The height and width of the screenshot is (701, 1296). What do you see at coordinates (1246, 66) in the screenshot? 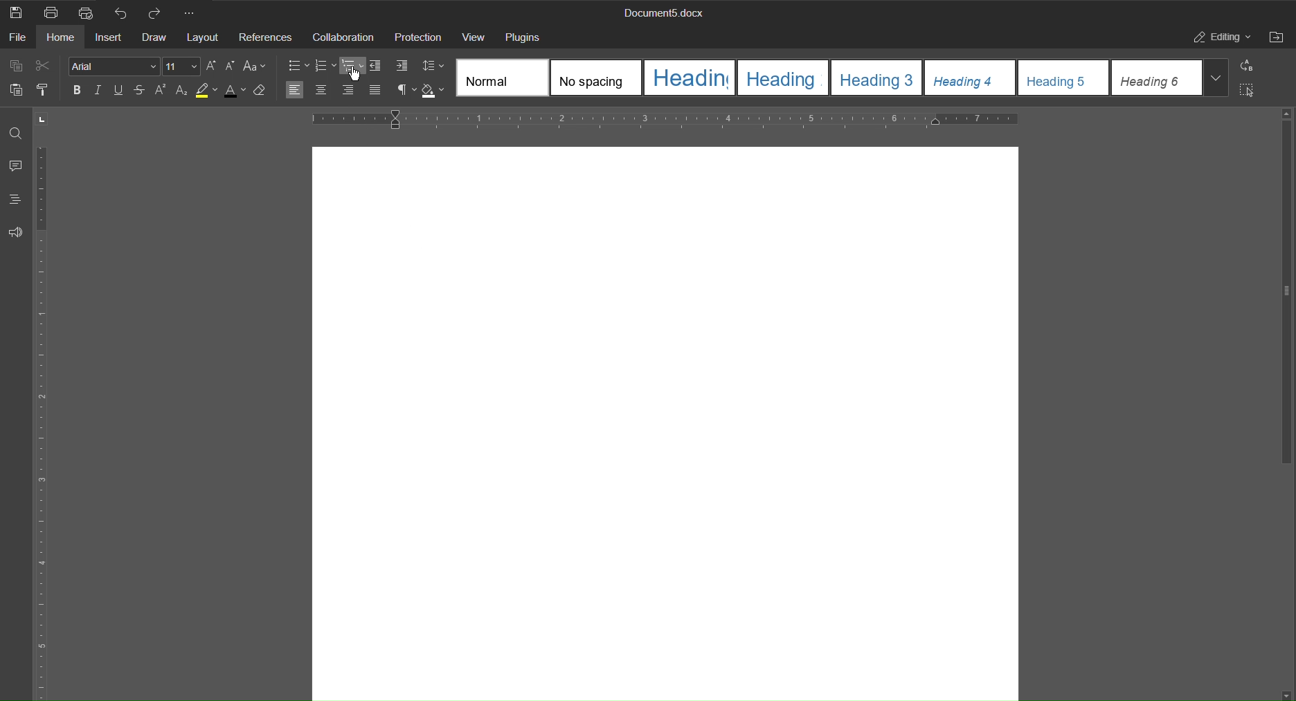
I see `Replace` at bounding box center [1246, 66].